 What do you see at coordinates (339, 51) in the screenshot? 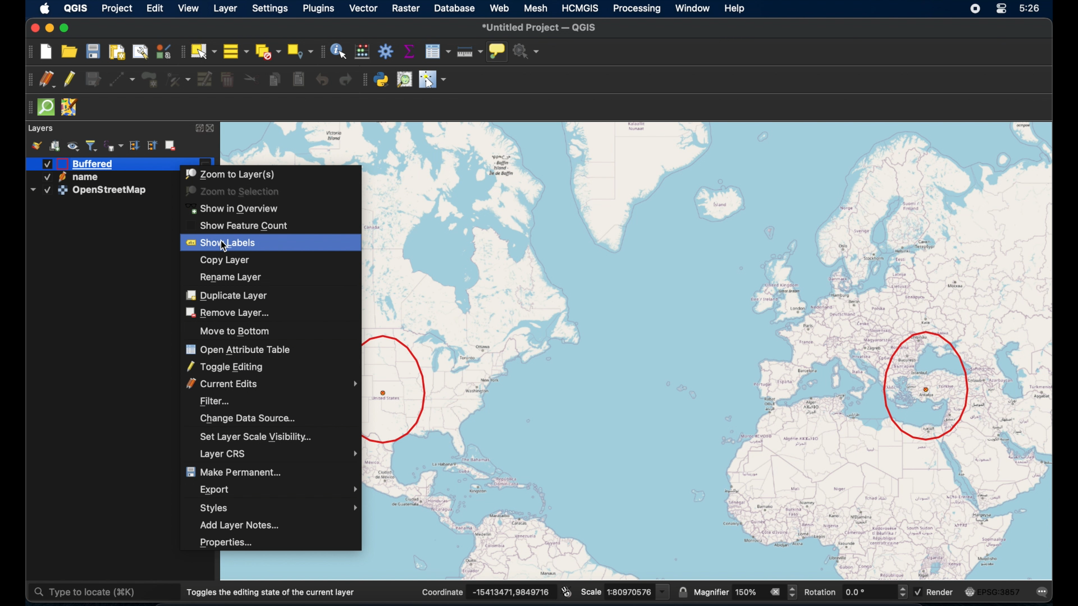
I see `identify features` at bounding box center [339, 51].